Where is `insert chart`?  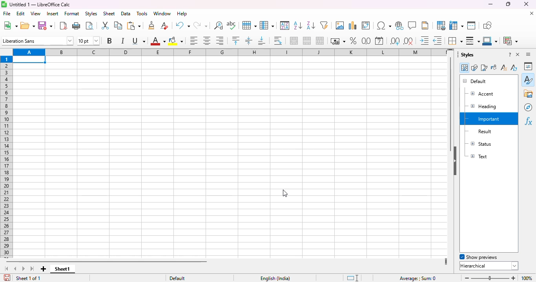 insert chart is located at coordinates (353, 25).